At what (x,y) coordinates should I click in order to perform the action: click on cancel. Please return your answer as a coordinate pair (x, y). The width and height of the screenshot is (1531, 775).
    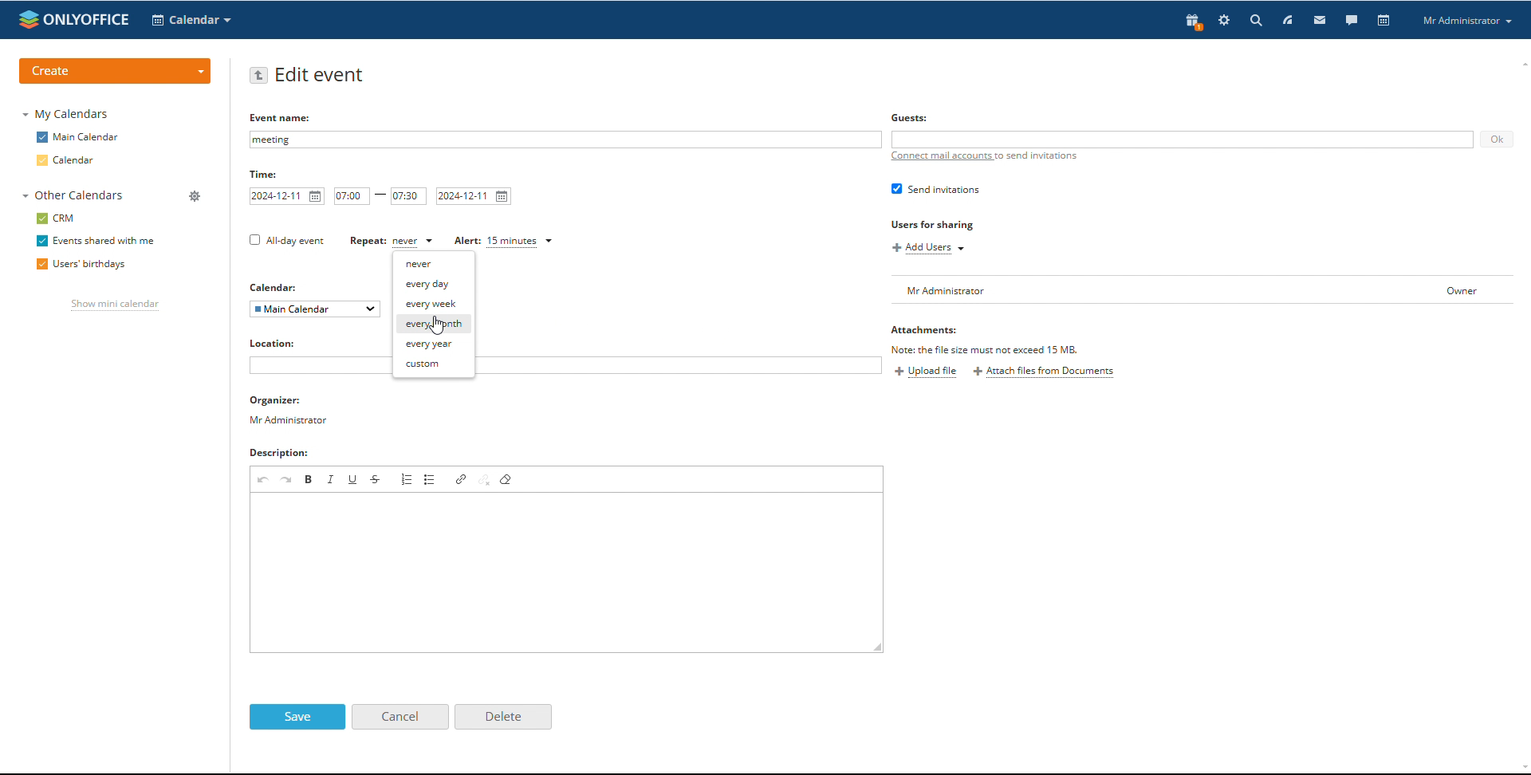
    Looking at the image, I should click on (399, 717).